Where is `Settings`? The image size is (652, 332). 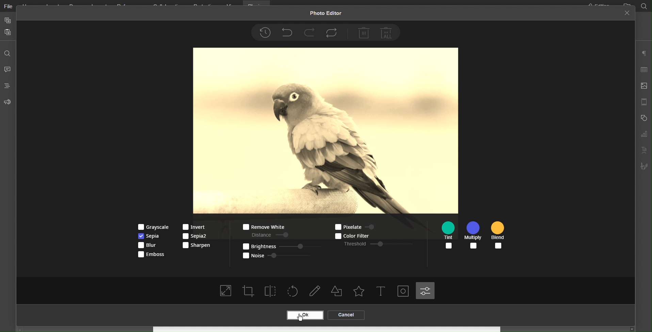
Settings is located at coordinates (426, 291).